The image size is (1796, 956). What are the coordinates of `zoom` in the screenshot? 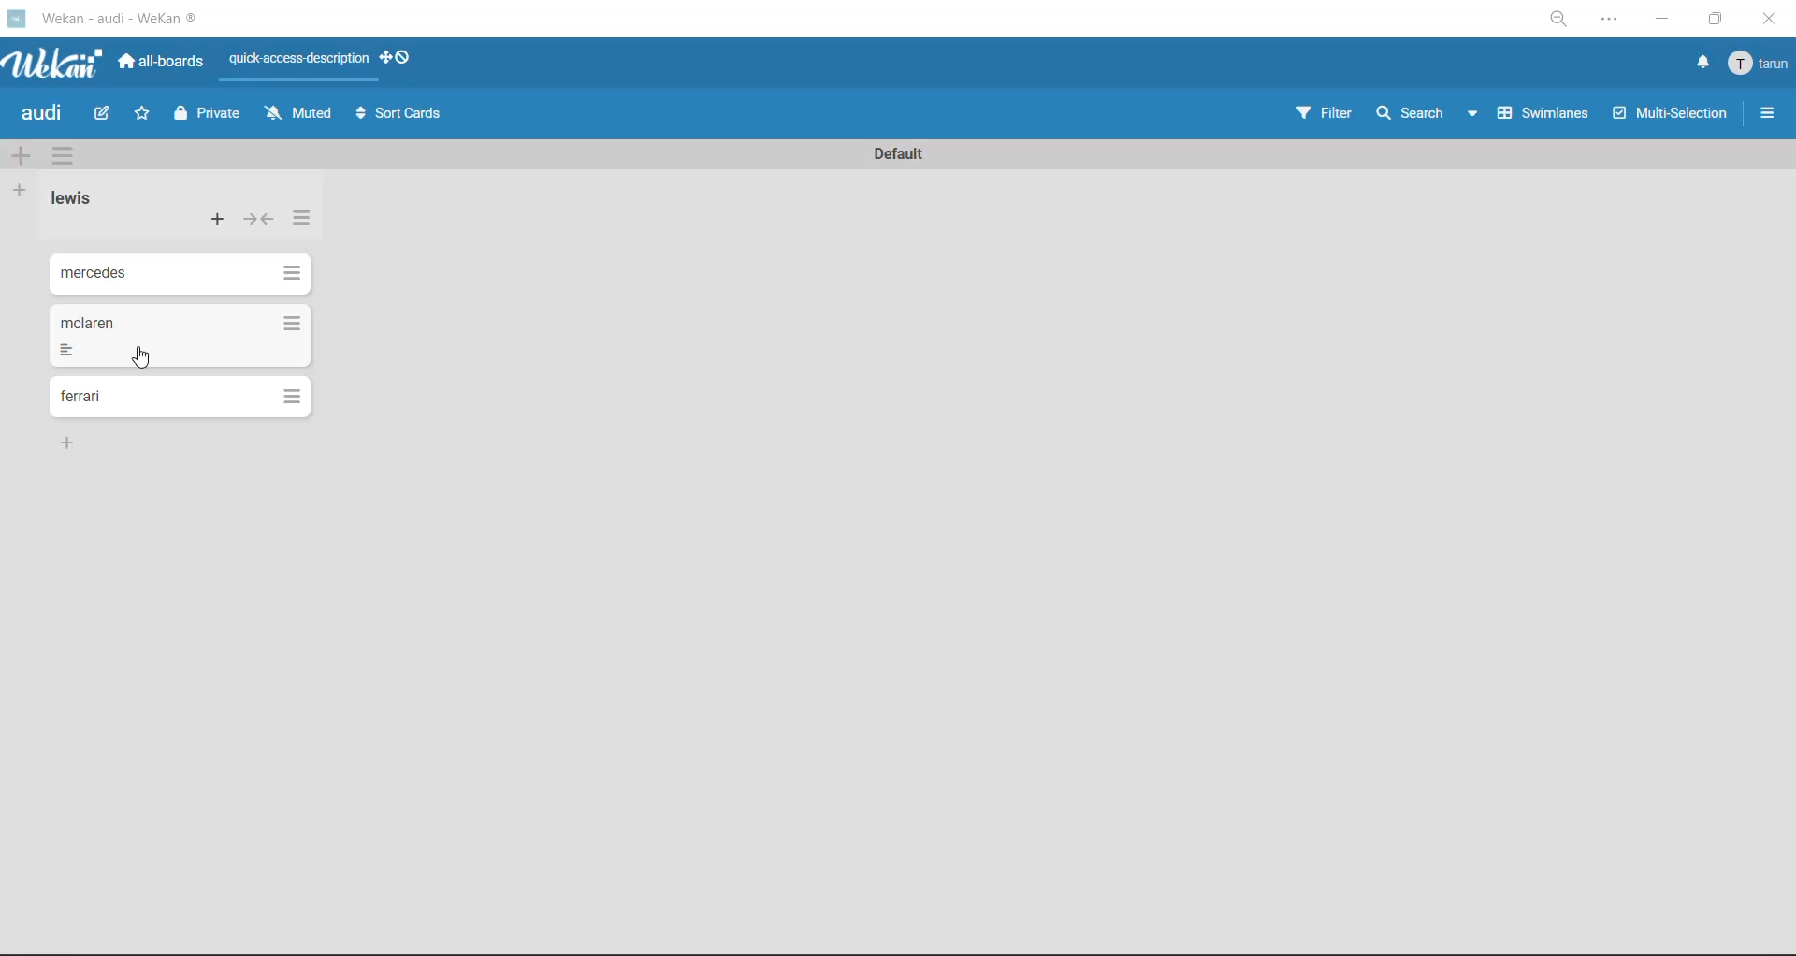 It's located at (1558, 21).